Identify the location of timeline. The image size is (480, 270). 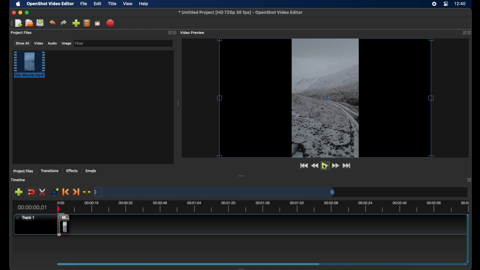
(19, 180).